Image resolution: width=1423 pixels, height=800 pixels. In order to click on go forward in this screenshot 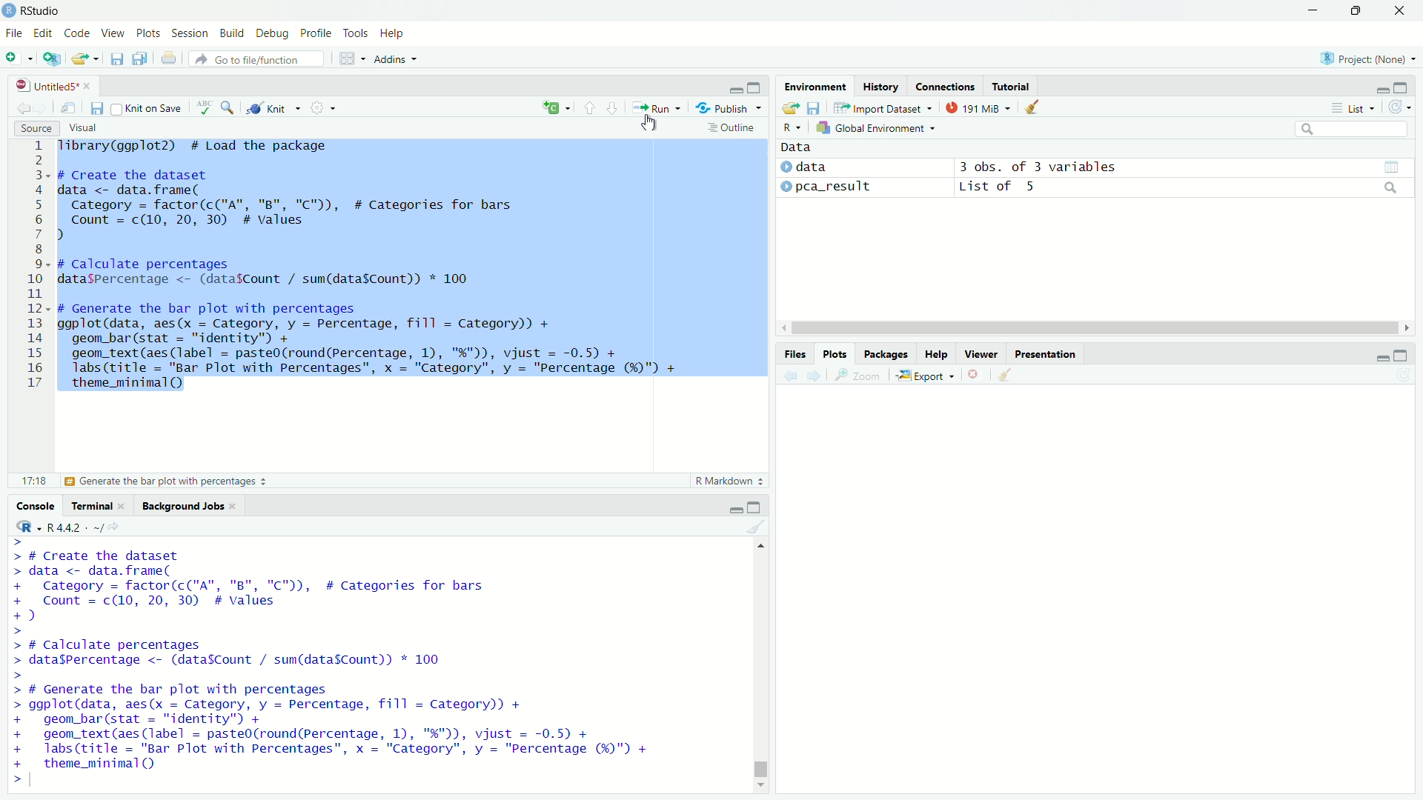, I will do `click(42, 108)`.